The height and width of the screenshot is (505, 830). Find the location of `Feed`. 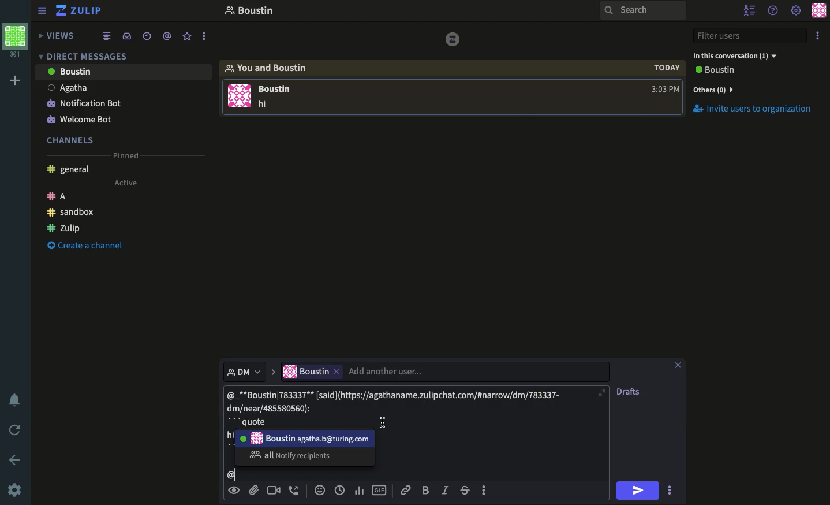

Feed is located at coordinates (109, 36).